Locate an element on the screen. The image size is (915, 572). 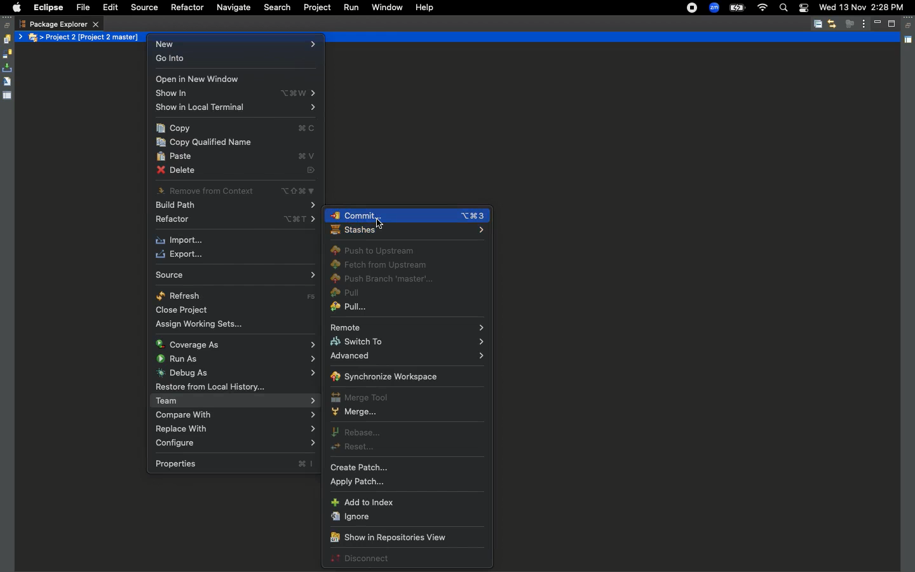
Edit is located at coordinates (110, 8).